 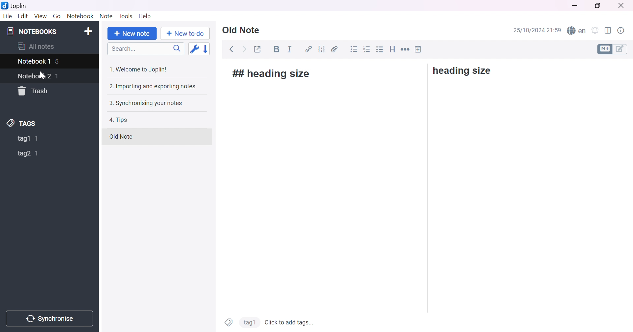 I want to click on NOTEBOOKS, so click(x=31, y=31).